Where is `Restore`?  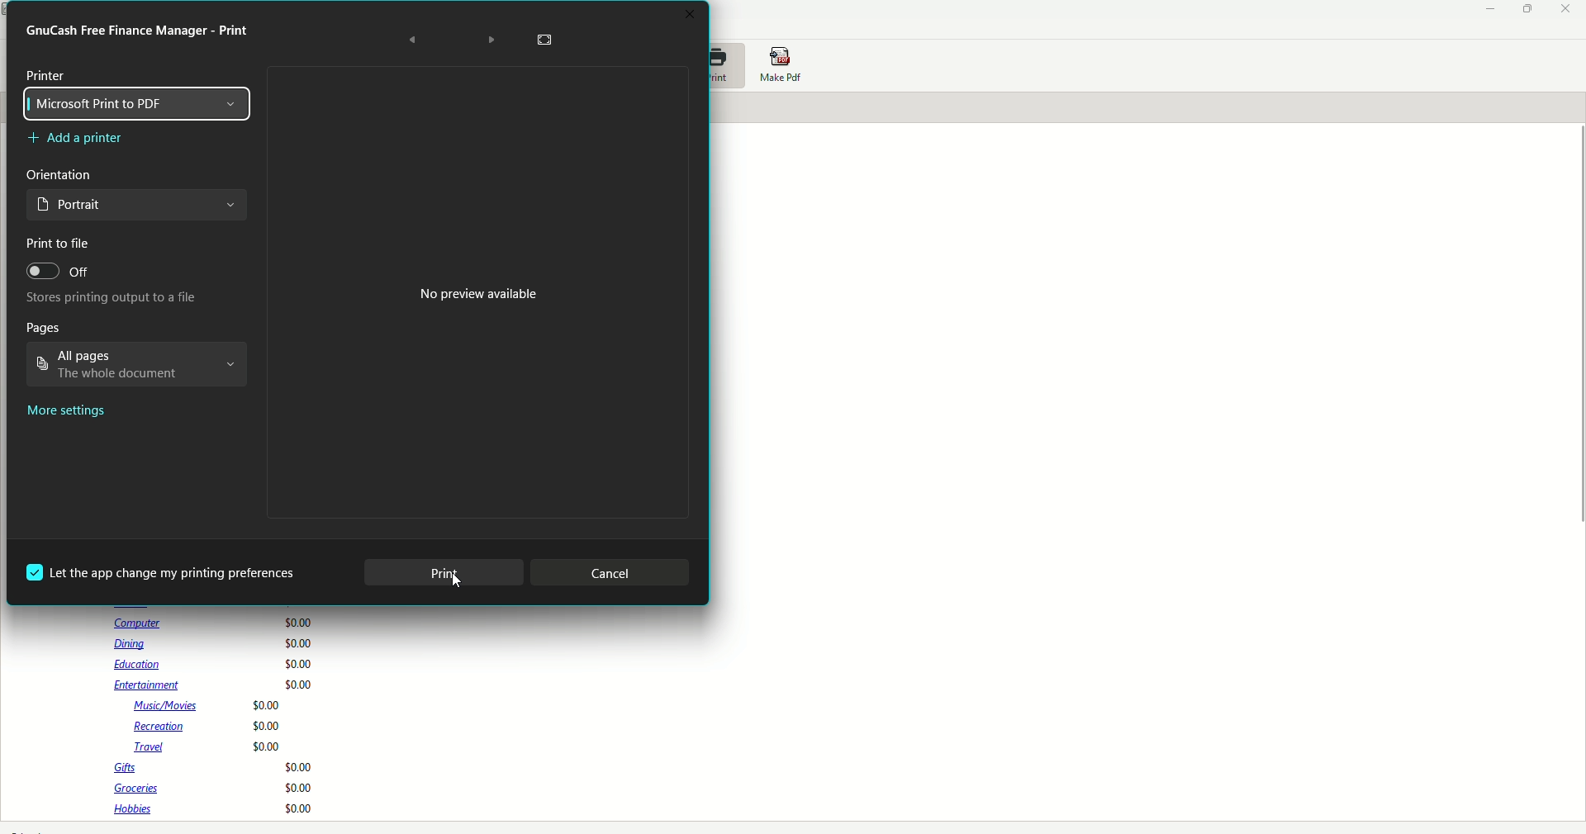
Restore is located at coordinates (1525, 10).